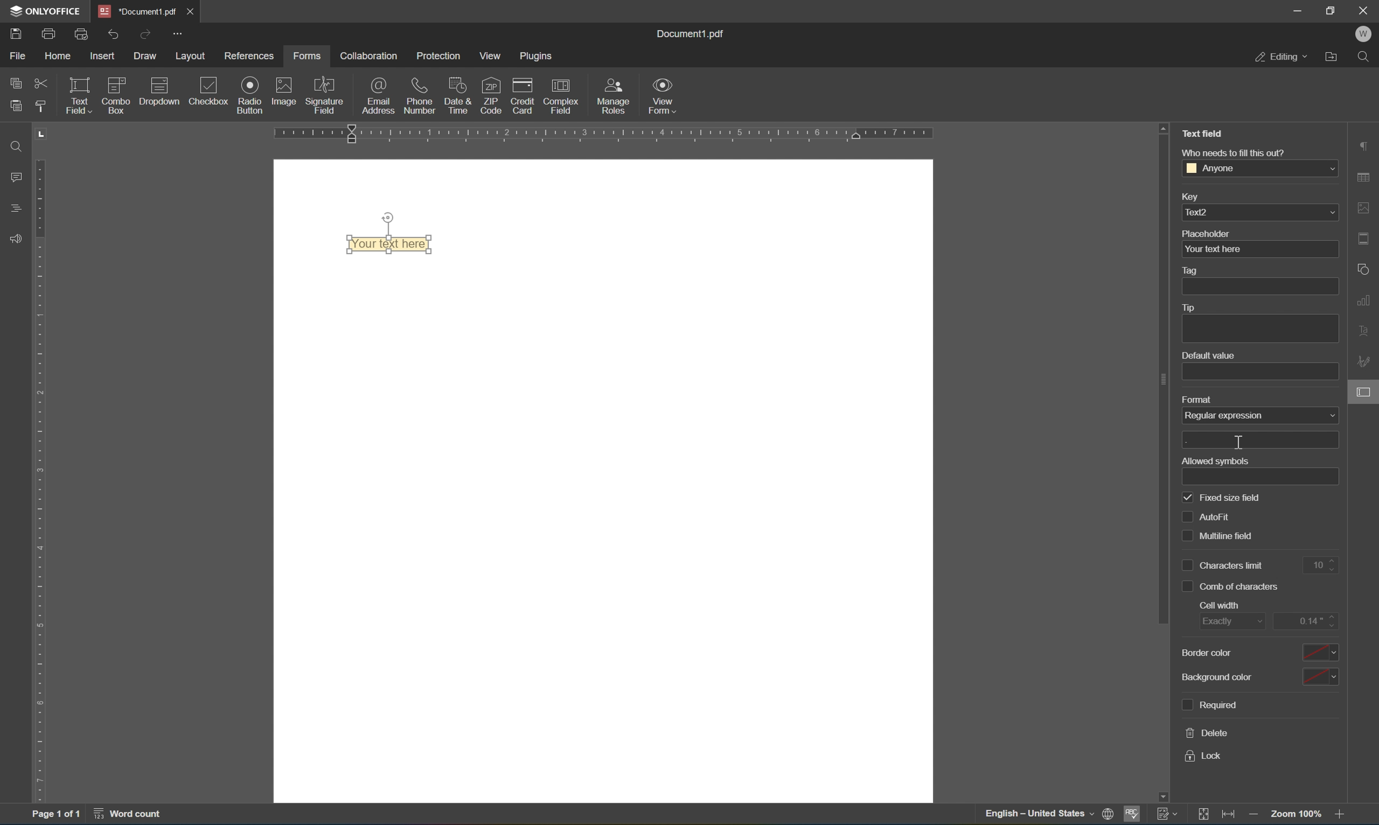  Describe the element at coordinates (1365, 143) in the screenshot. I see `paragraph settings` at that location.